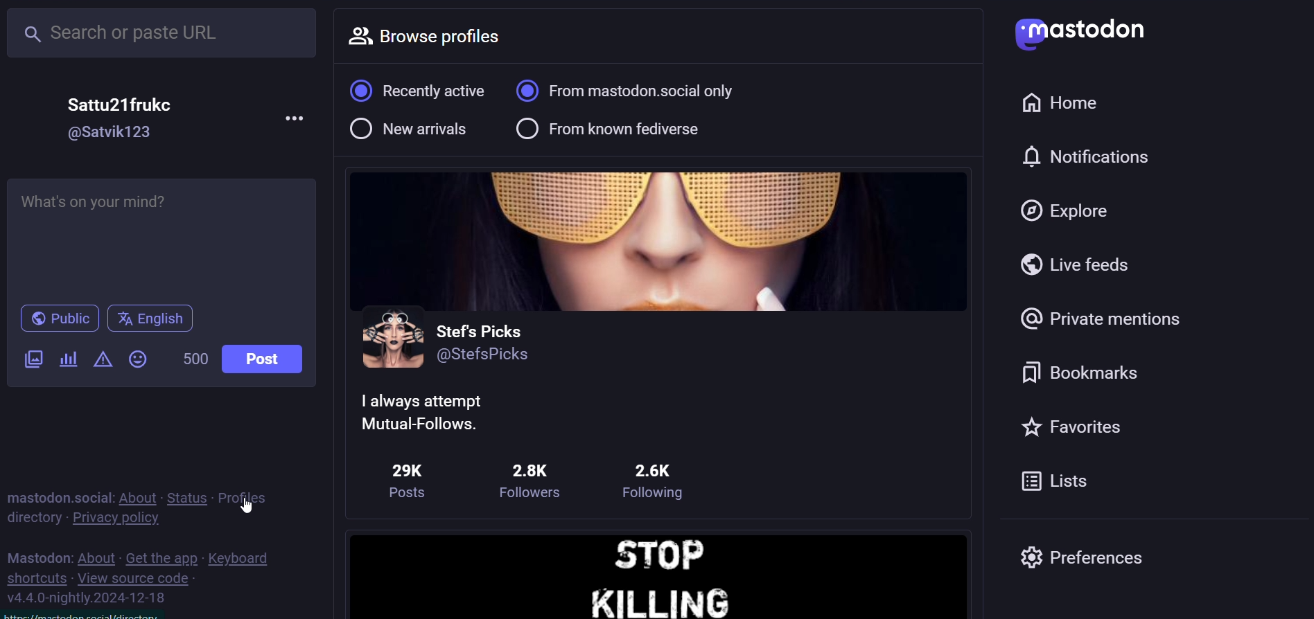 The image size is (1314, 619). What do you see at coordinates (134, 496) in the screenshot?
I see `about` at bounding box center [134, 496].